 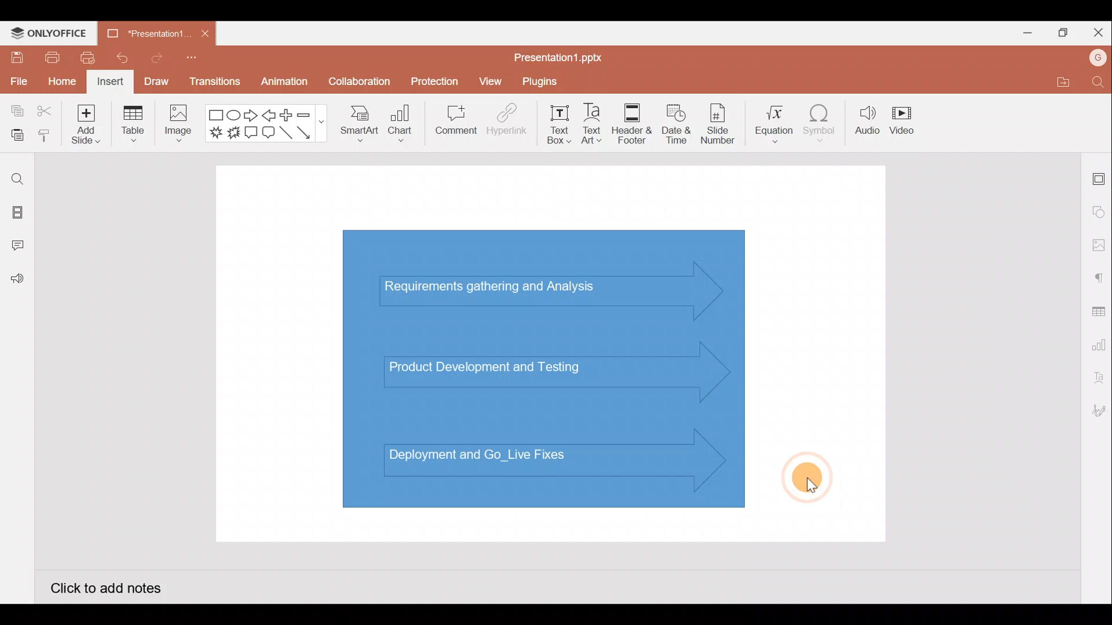 What do you see at coordinates (118, 58) in the screenshot?
I see `Undo` at bounding box center [118, 58].